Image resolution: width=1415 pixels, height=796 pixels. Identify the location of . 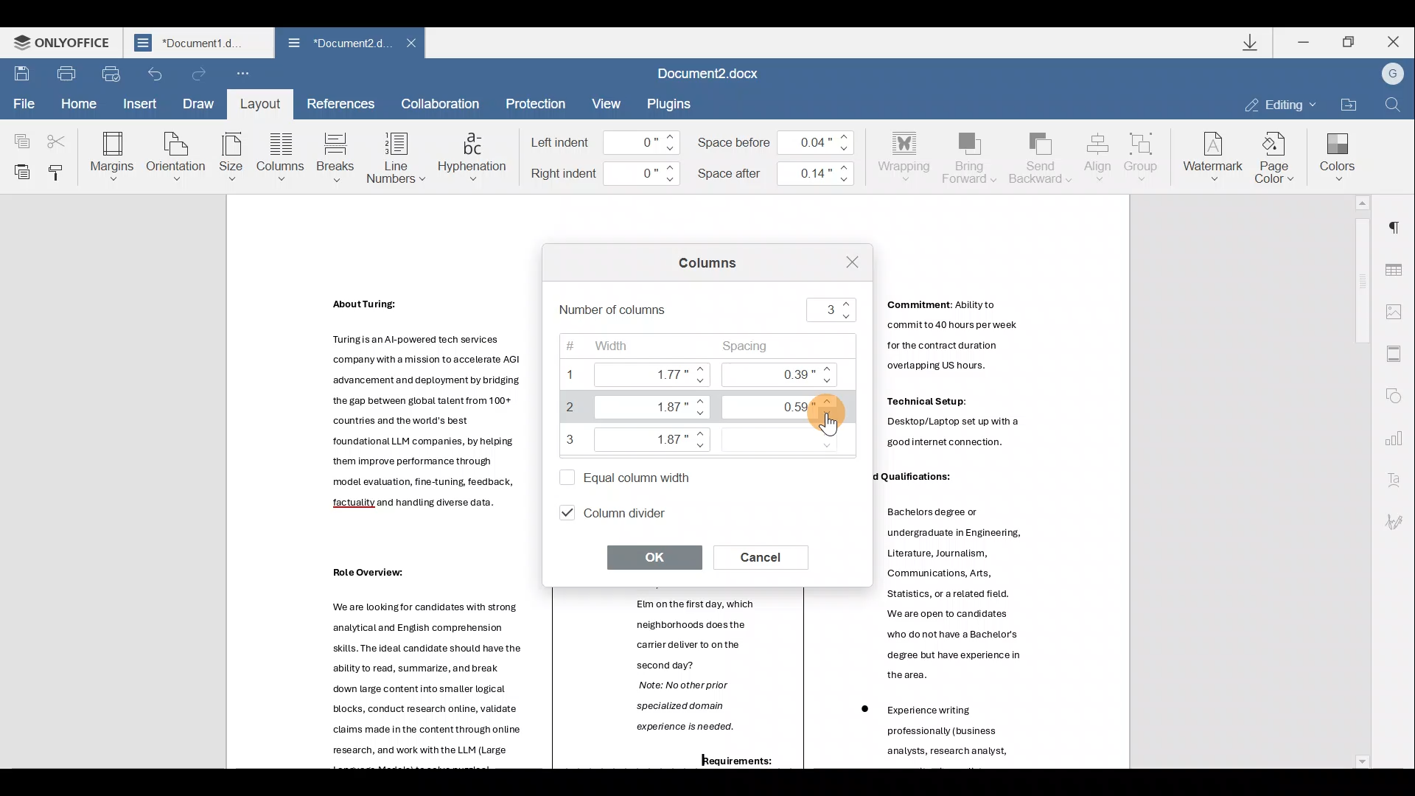
(363, 574).